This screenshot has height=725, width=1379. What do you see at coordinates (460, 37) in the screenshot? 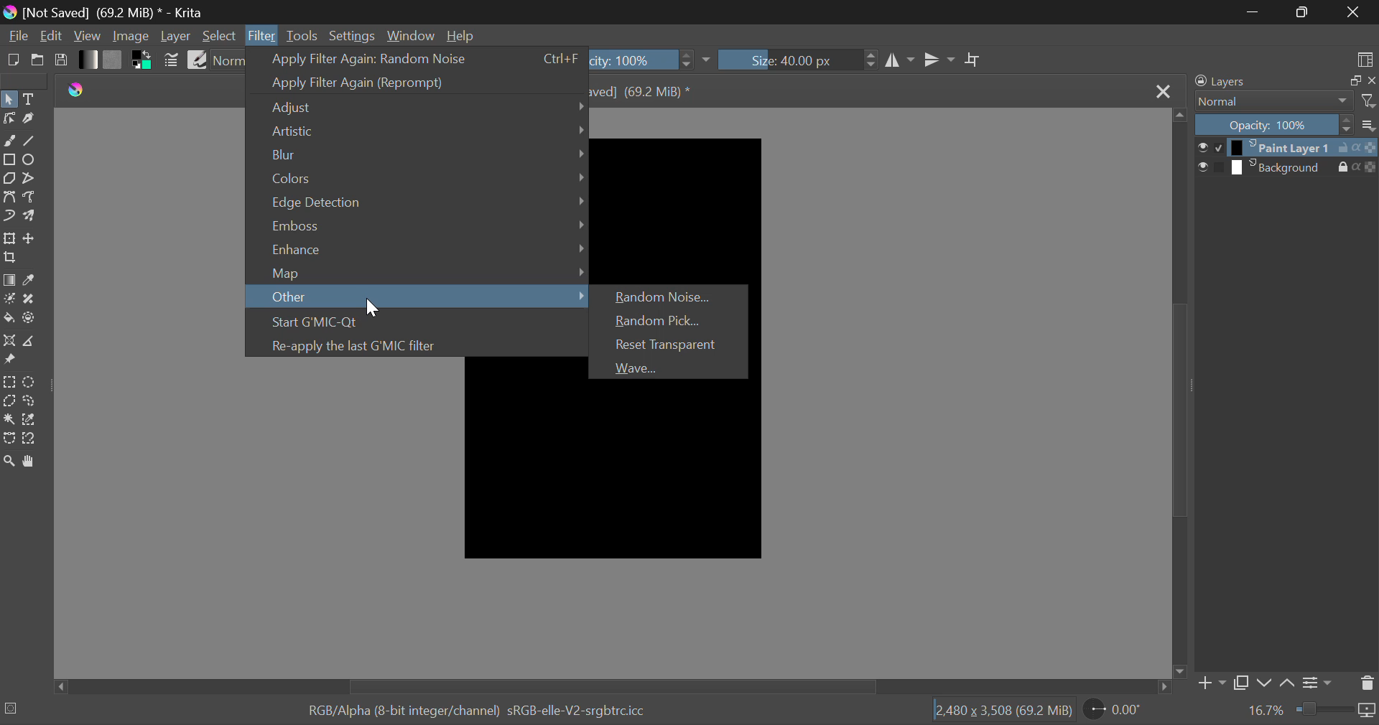
I see `Help` at bounding box center [460, 37].